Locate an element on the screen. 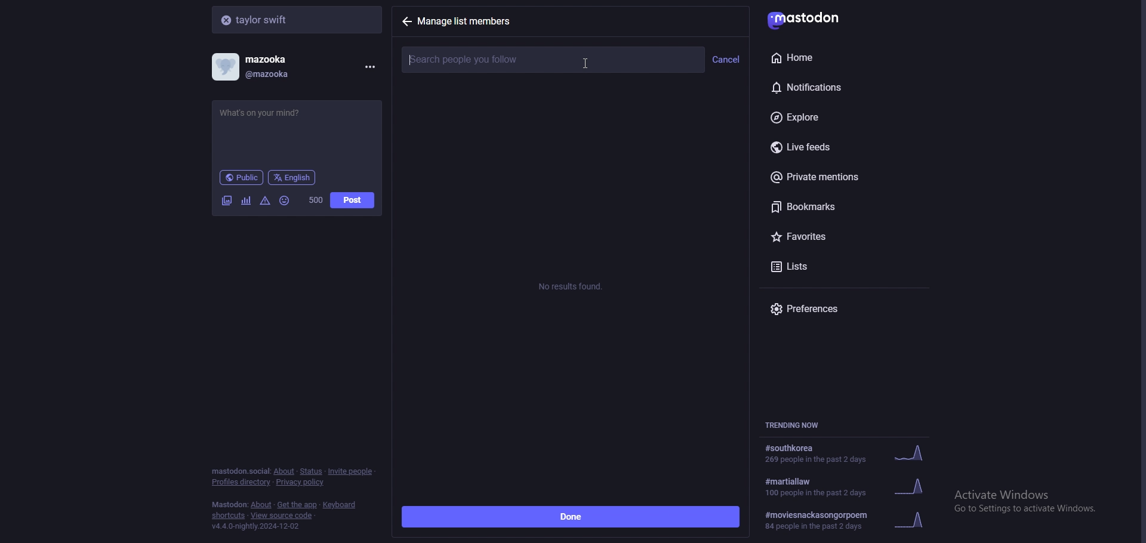 Image resolution: width=1146 pixels, height=543 pixels. emoji is located at coordinates (285, 200).